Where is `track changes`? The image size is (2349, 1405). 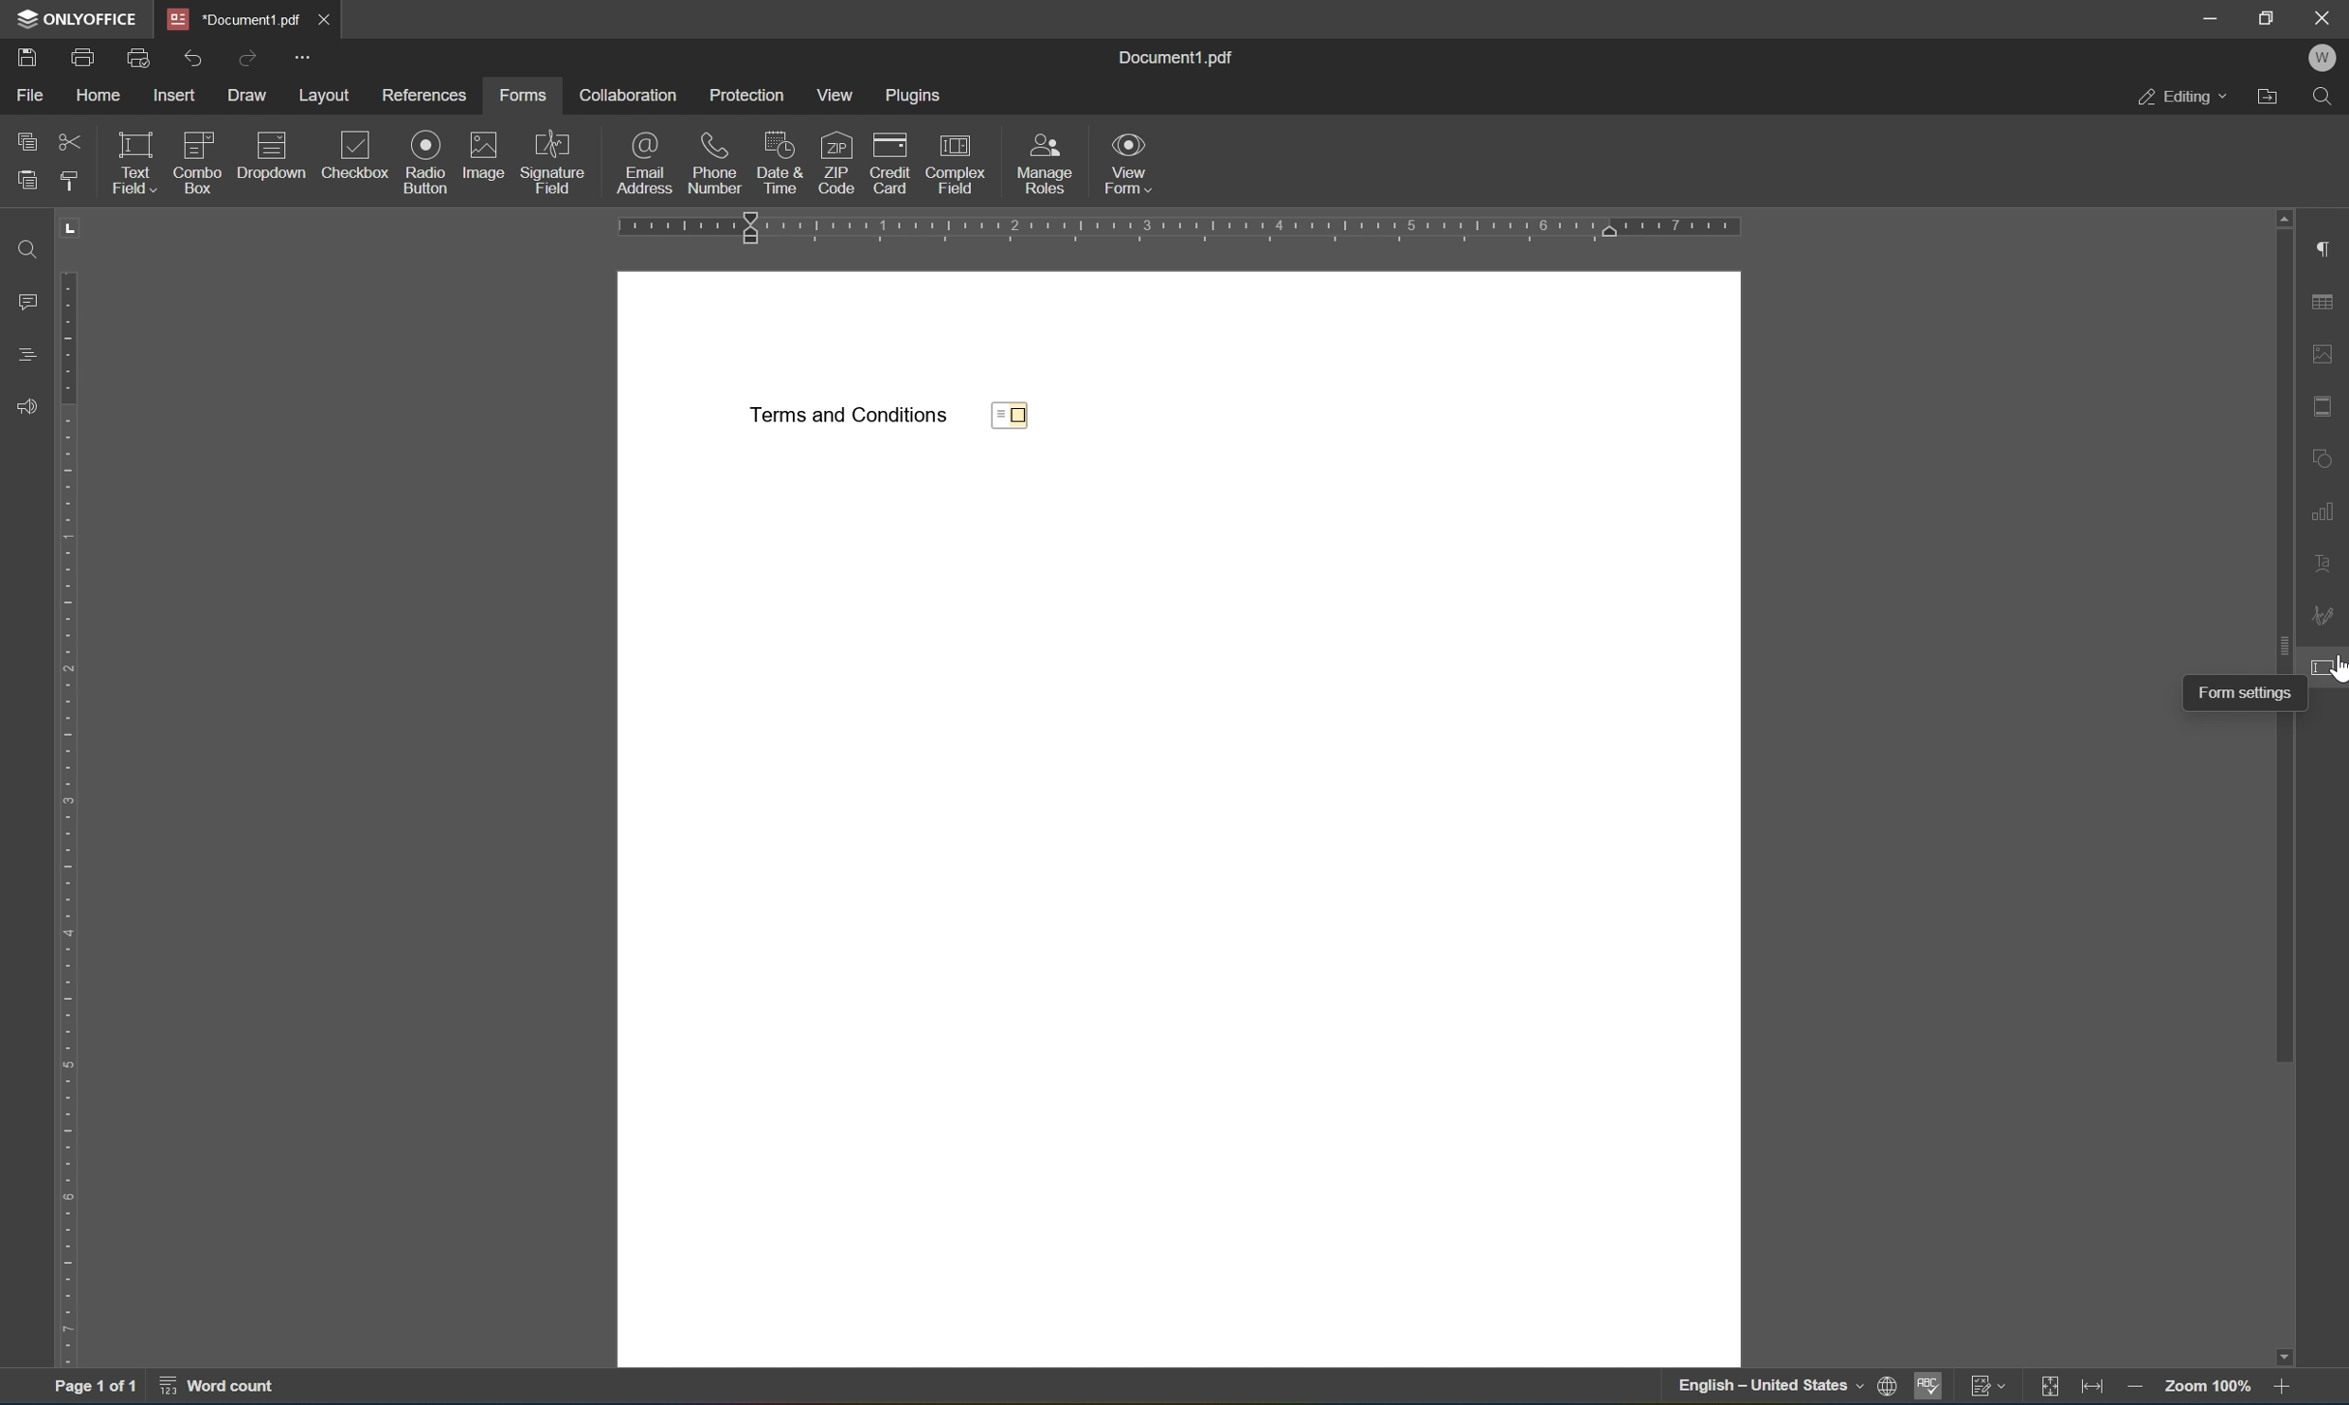
track changes is located at coordinates (1989, 1388).